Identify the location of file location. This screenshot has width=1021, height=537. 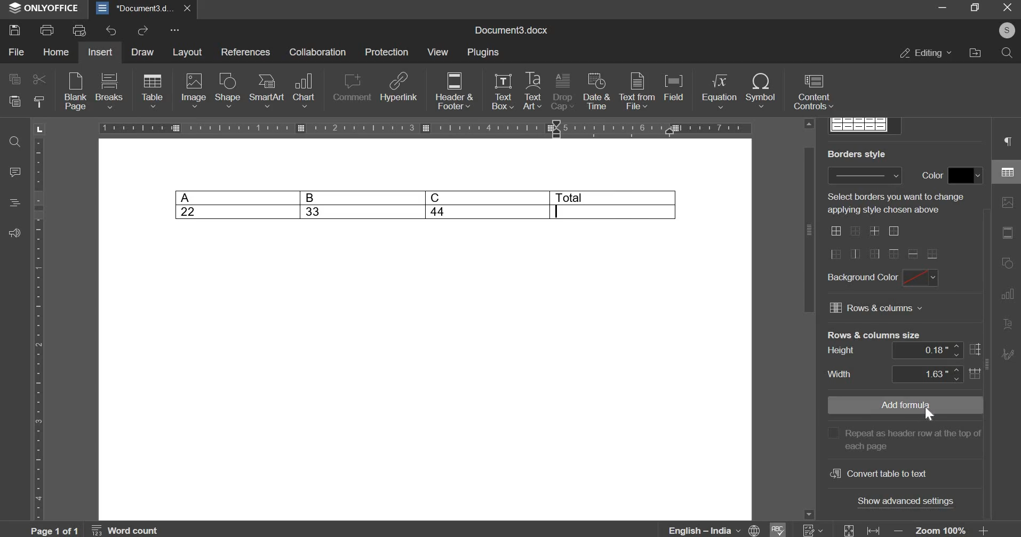
(978, 53).